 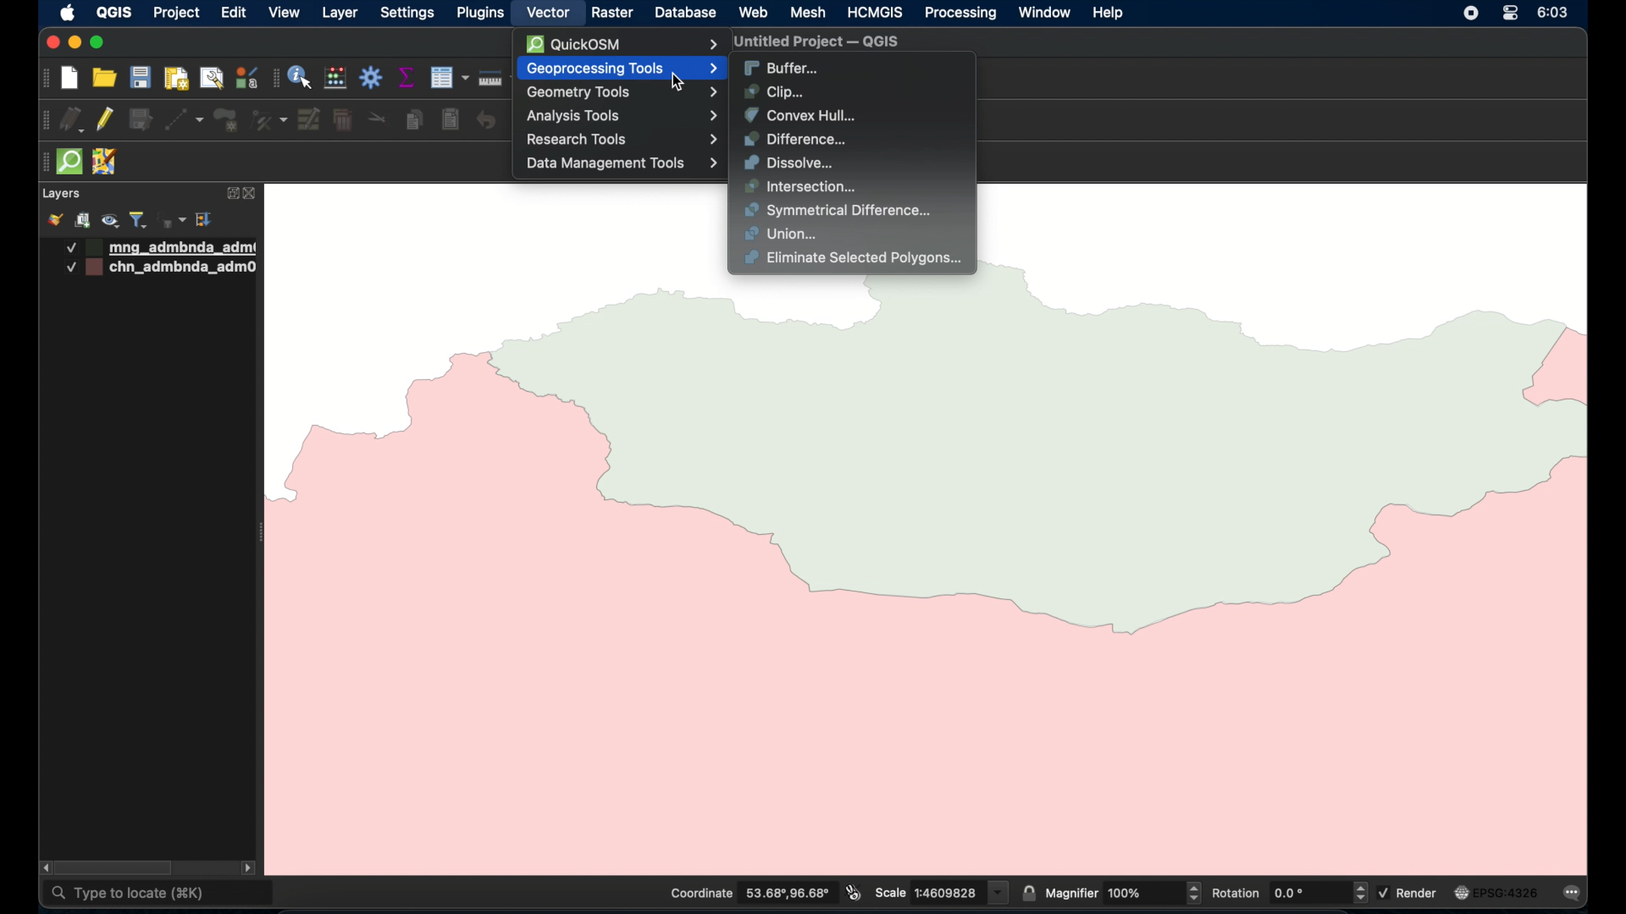 What do you see at coordinates (173, 220) in the screenshot?
I see `filter legend by expression` at bounding box center [173, 220].